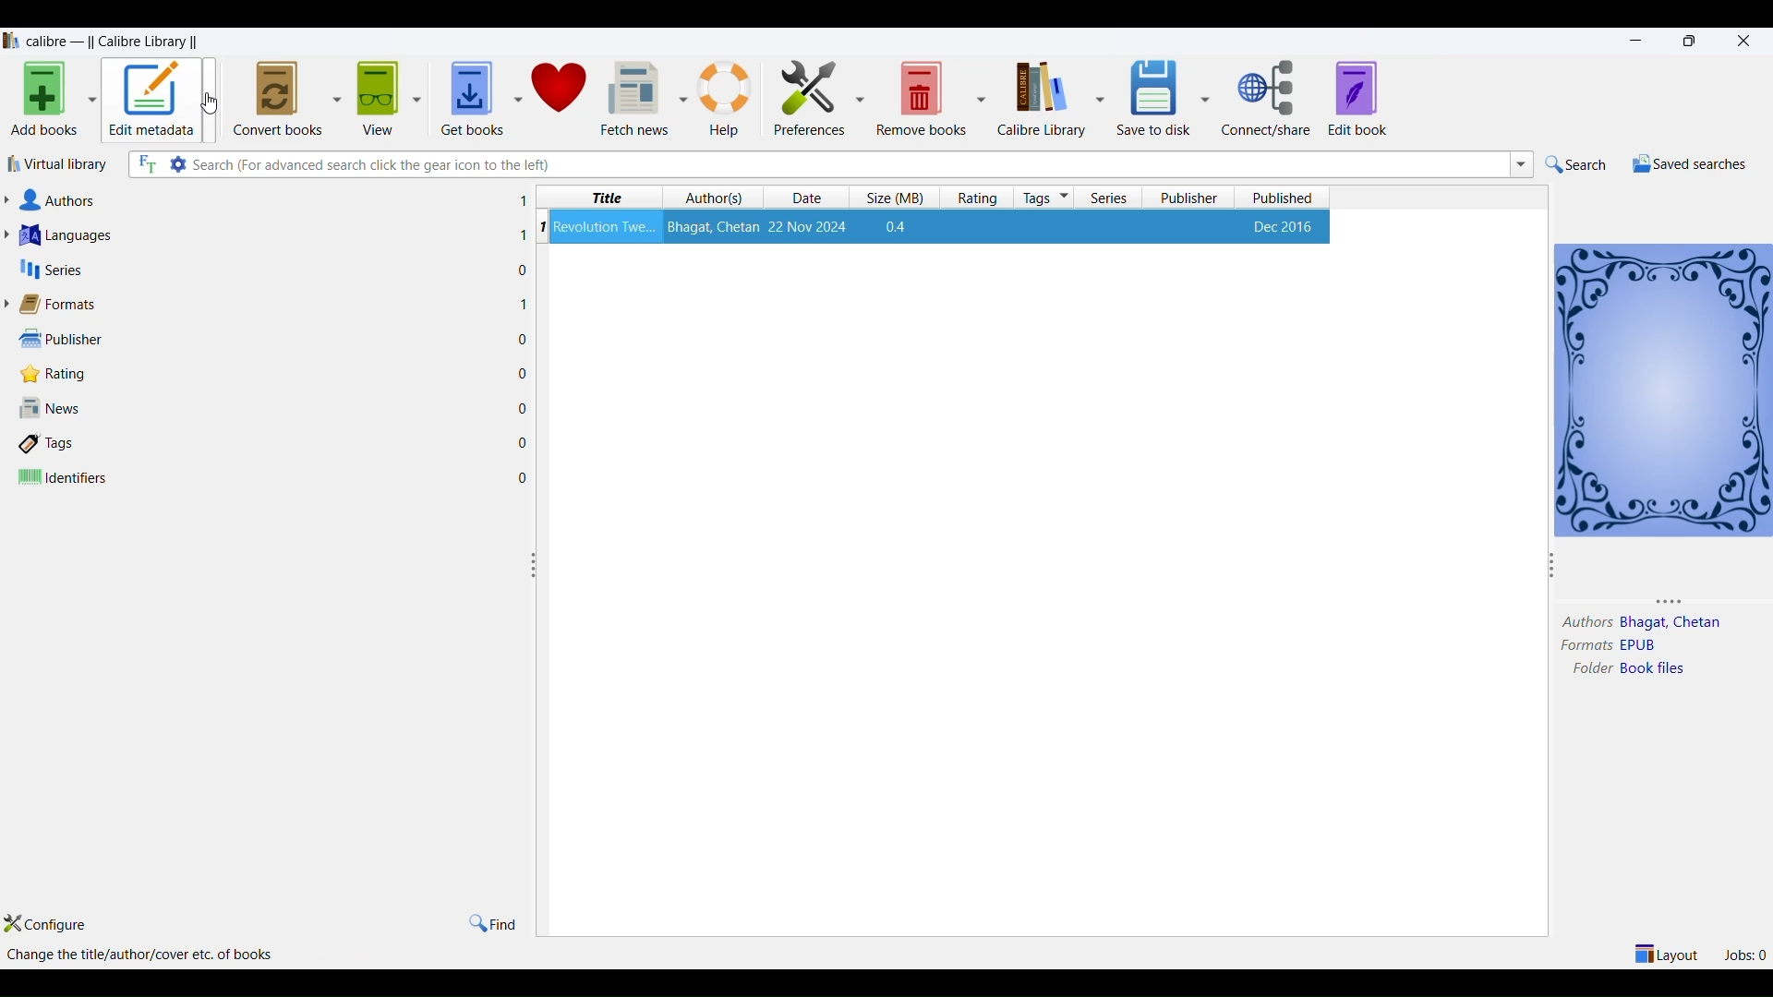 The image size is (1773, 997). Describe the element at coordinates (1656, 603) in the screenshot. I see `resize` at that location.